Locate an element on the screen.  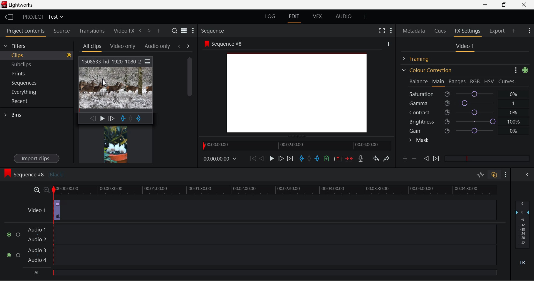
Frame Time is located at coordinates (220, 159).